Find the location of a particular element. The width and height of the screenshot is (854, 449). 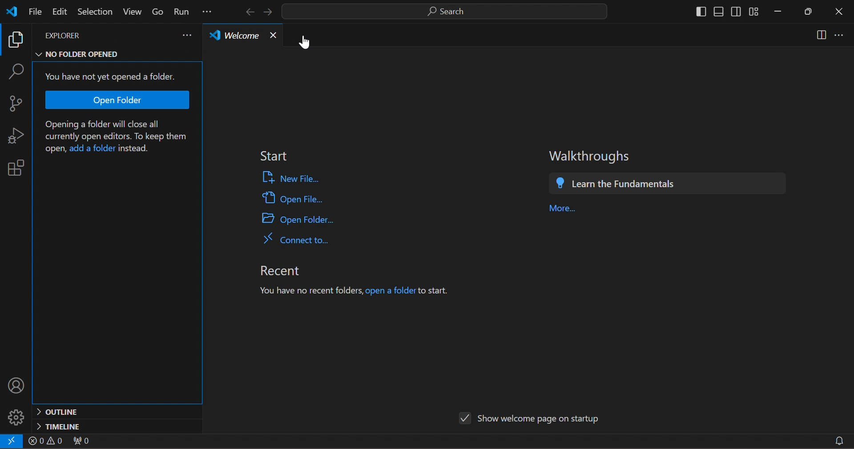

views is located at coordinates (818, 35).